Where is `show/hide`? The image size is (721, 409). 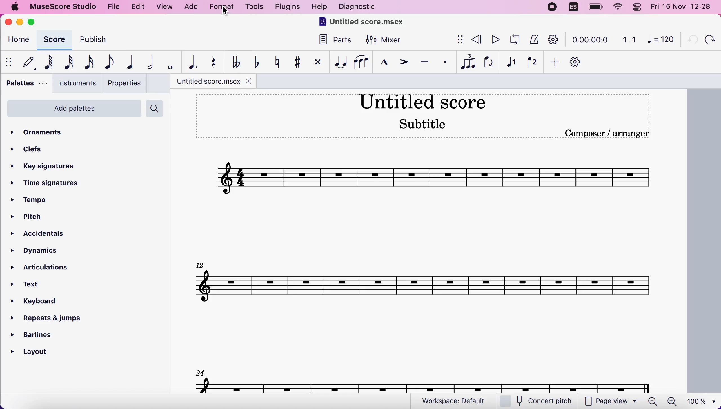 show/hide is located at coordinates (459, 40).